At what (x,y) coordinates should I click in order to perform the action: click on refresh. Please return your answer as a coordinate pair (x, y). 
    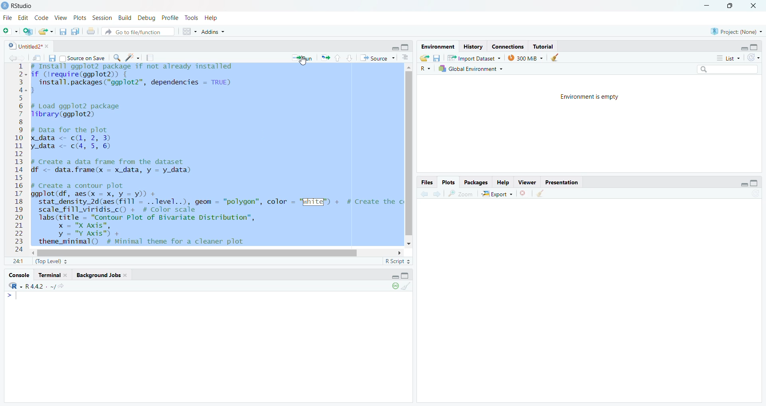
    Looking at the image, I should click on (756, 57).